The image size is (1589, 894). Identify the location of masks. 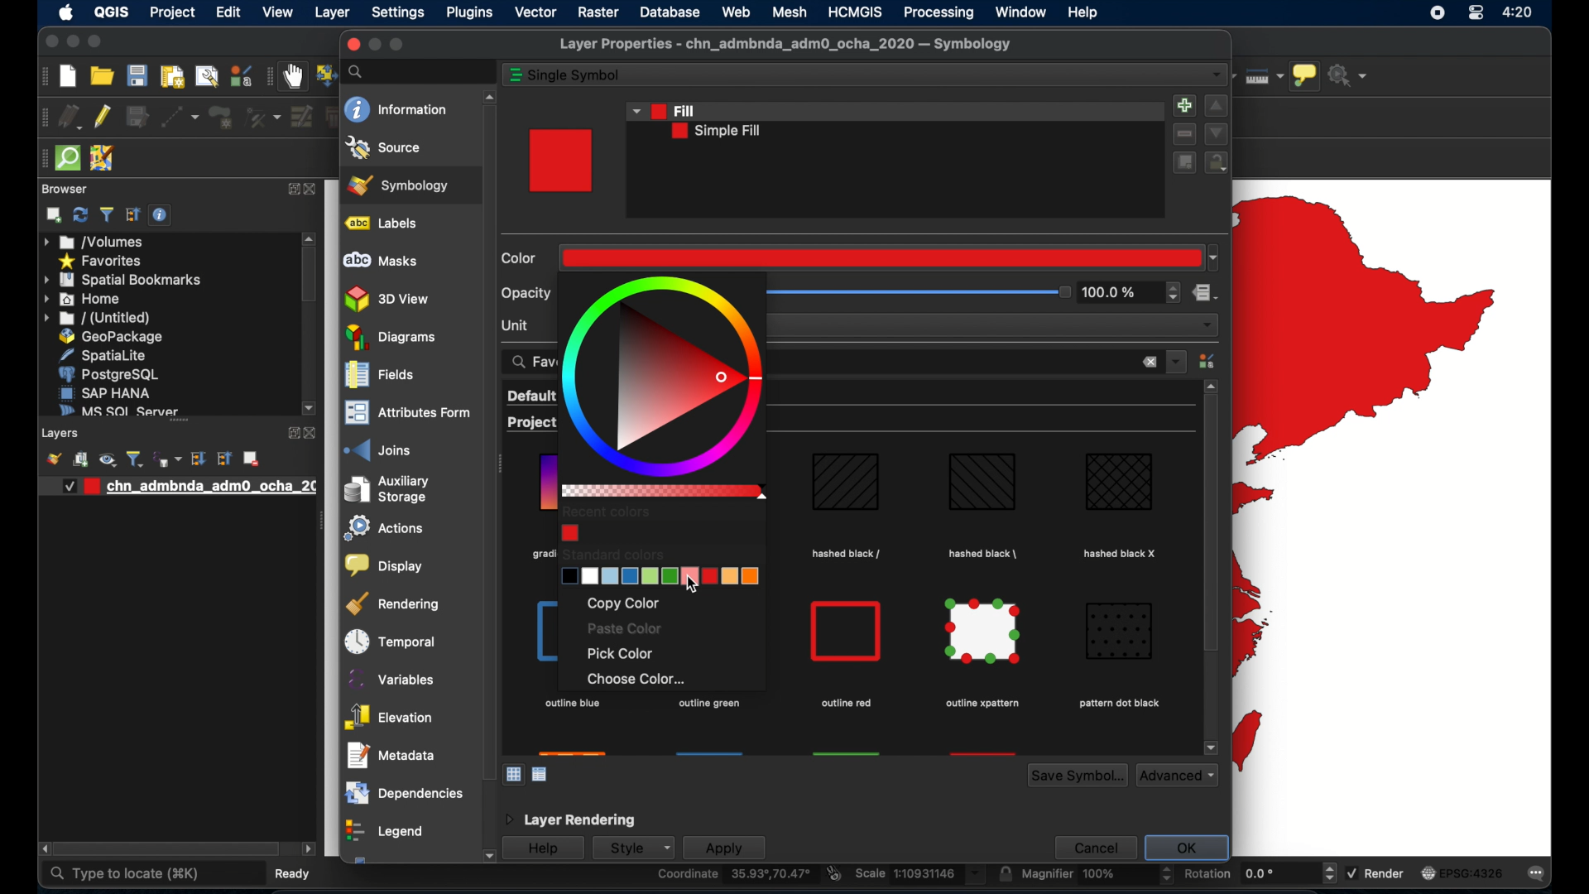
(380, 261).